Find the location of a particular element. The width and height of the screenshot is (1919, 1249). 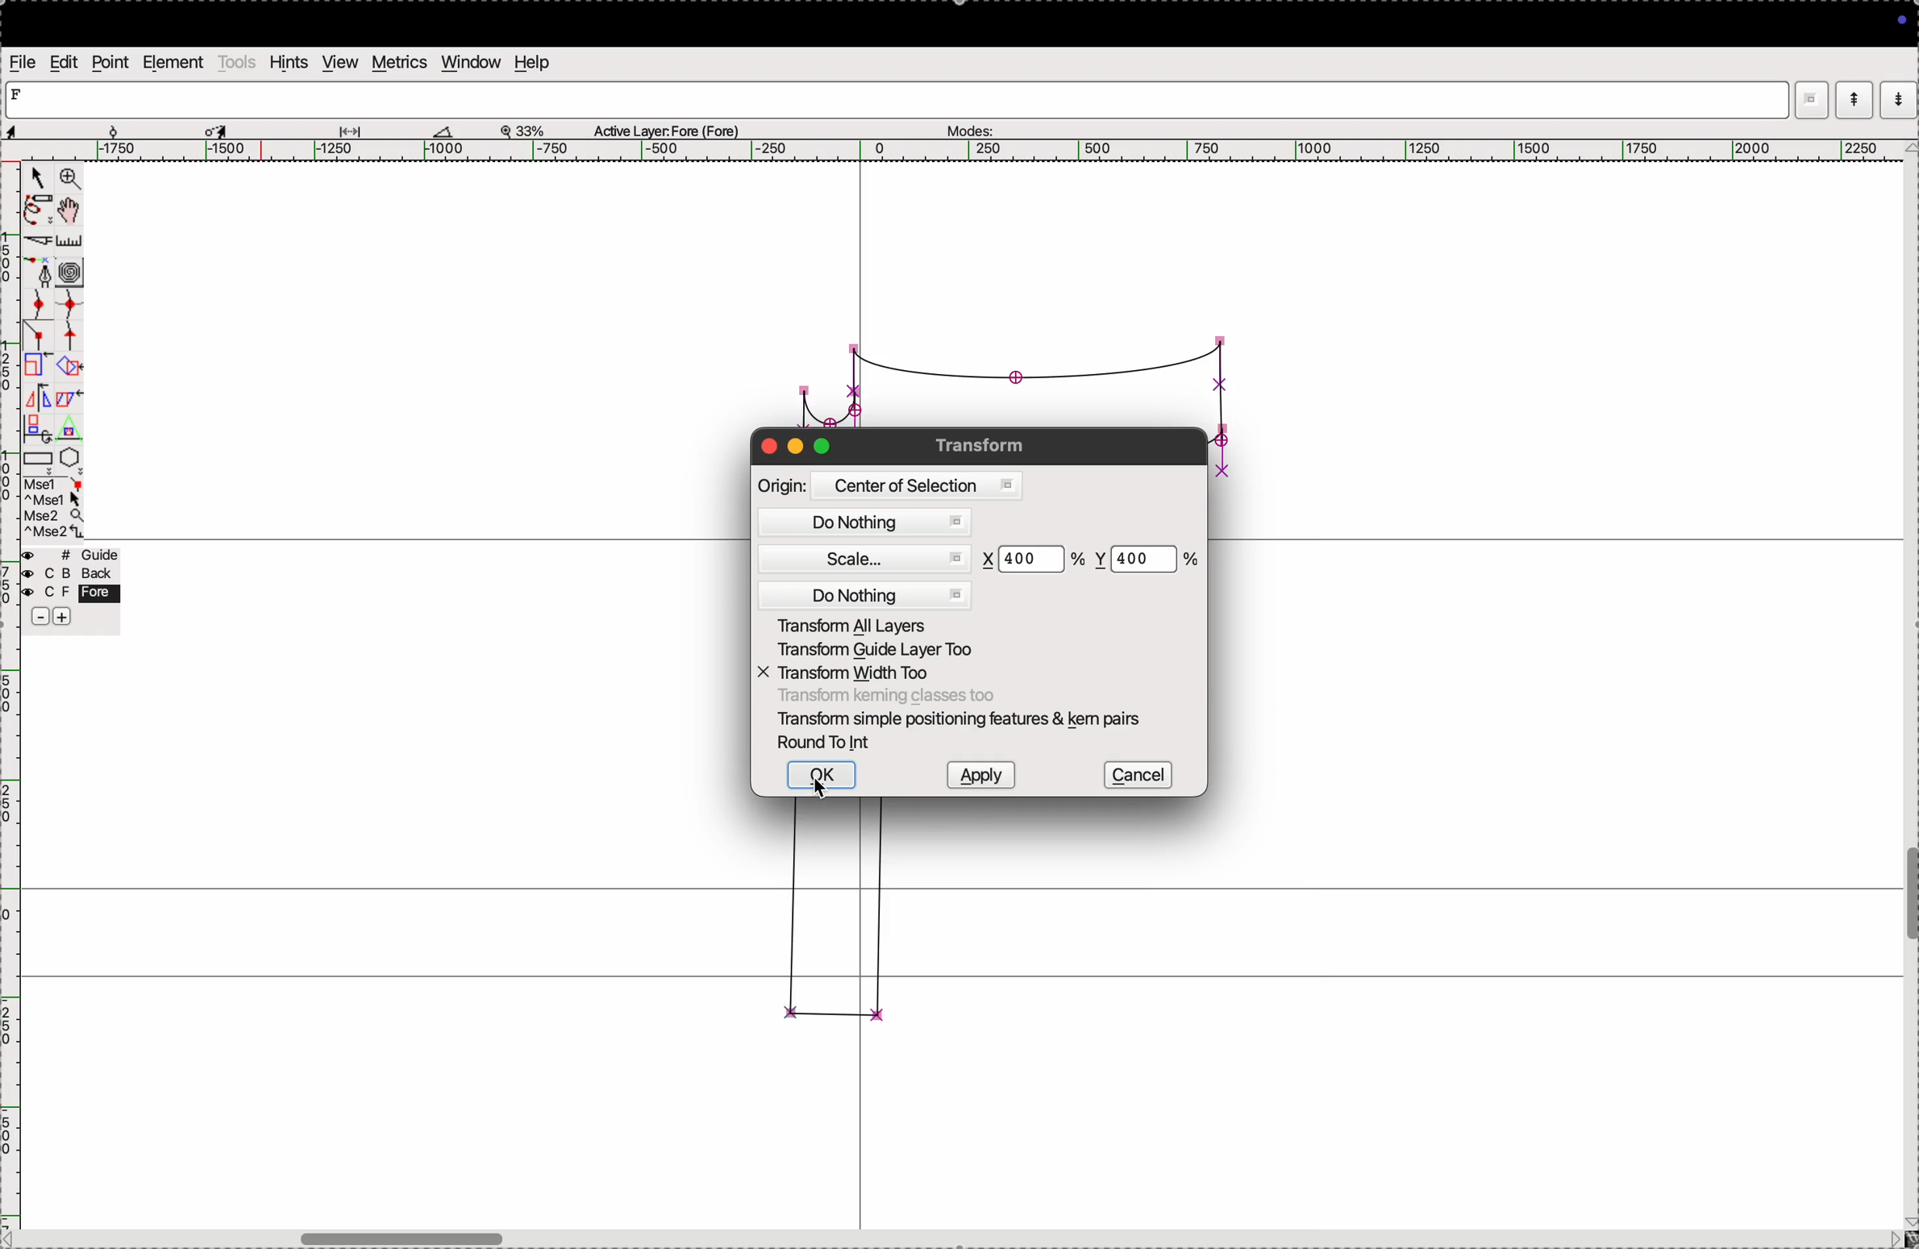

view is located at coordinates (339, 62).